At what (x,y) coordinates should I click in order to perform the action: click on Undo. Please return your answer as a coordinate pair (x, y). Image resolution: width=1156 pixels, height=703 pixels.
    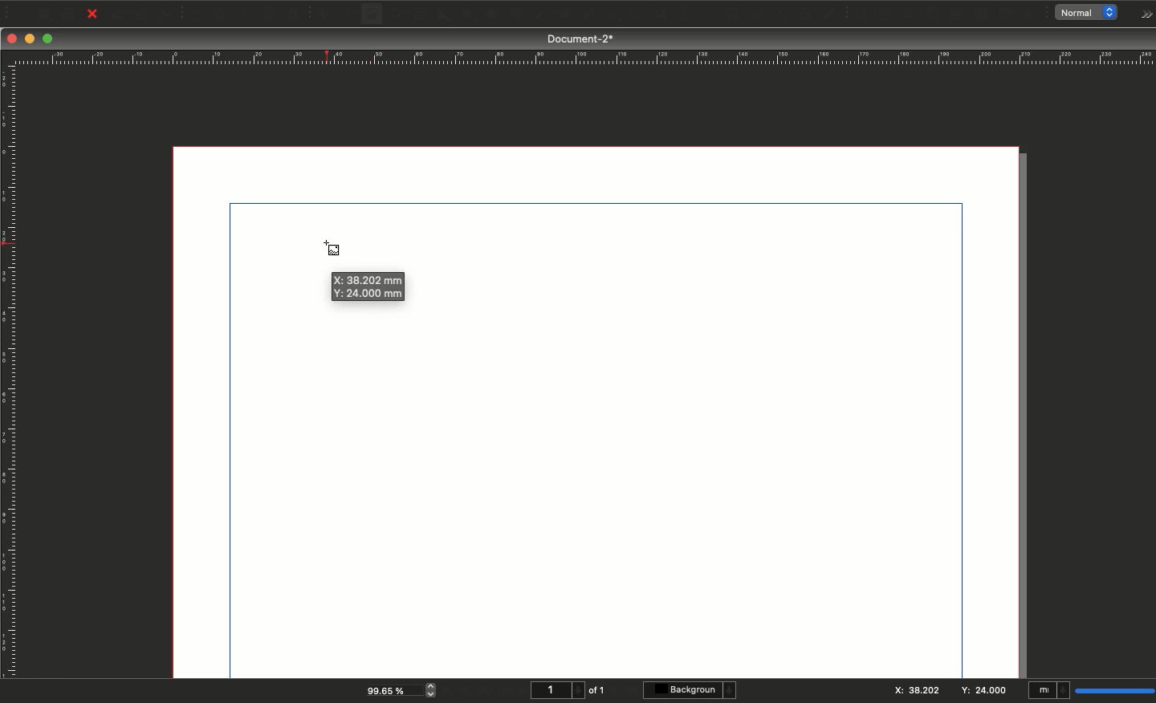
    Looking at the image, I should click on (196, 14).